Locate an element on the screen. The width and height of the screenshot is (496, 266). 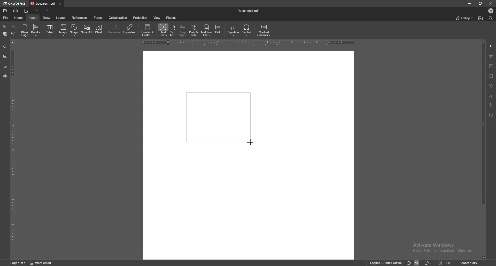
insert is located at coordinates (33, 18).